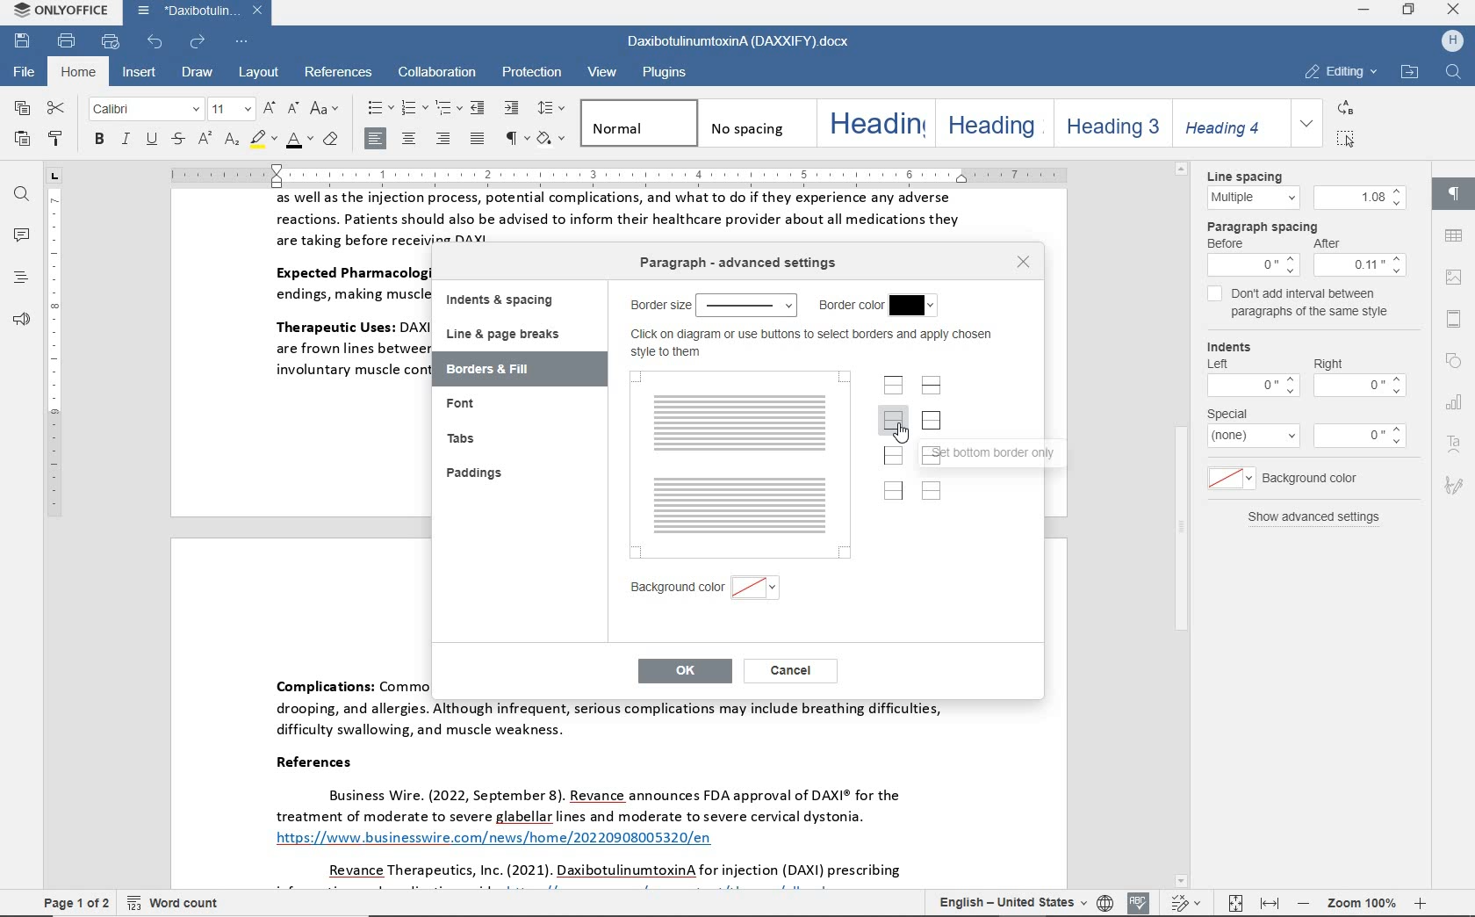 The width and height of the screenshot is (1475, 917). I want to click on collaboration, so click(435, 74).